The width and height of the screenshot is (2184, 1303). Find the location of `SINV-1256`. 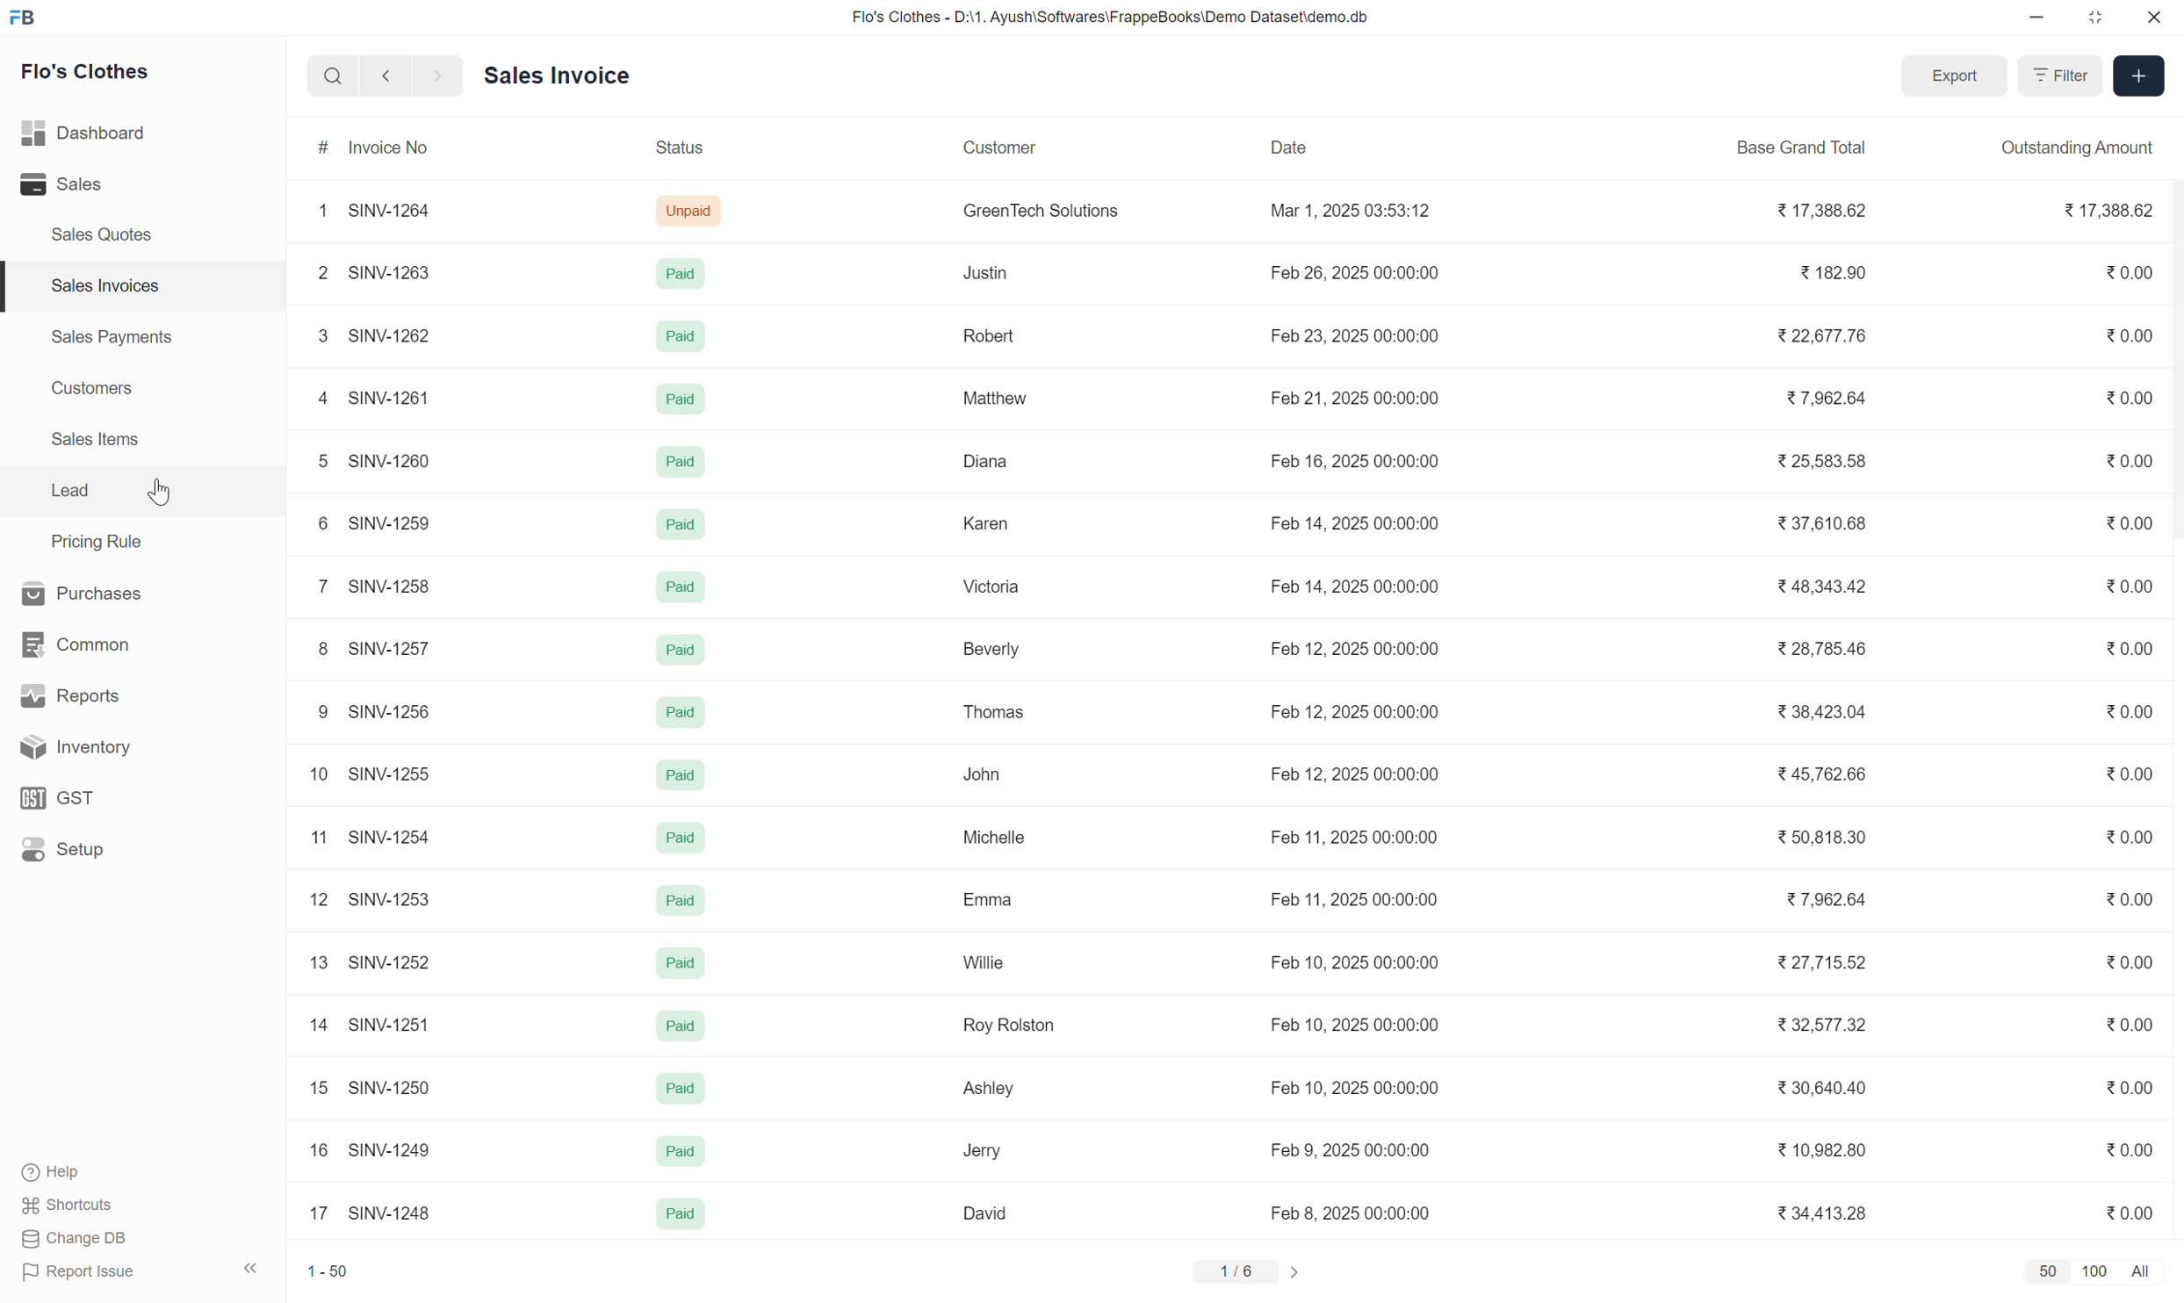

SINV-1256 is located at coordinates (393, 710).